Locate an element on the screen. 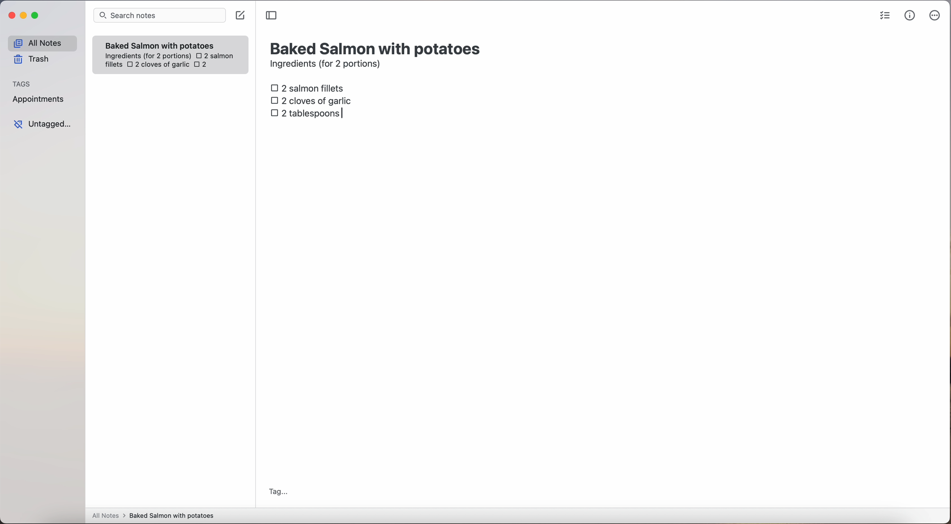 The image size is (951, 524). 2 cloves of garlic is located at coordinates (313, 100).